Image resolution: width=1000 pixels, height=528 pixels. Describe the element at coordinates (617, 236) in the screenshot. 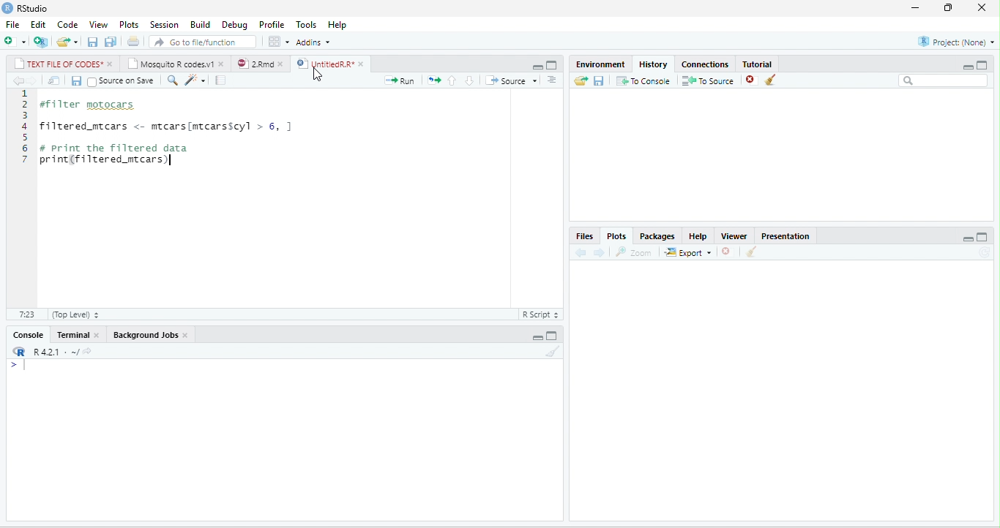

I see `Plots` at that location.